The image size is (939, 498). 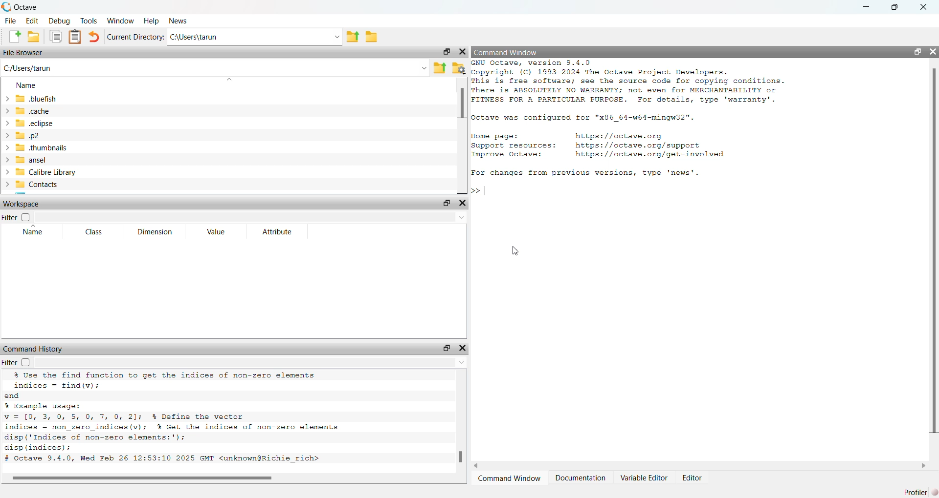 I want to click on eclipse, so click(x=31, y=124).